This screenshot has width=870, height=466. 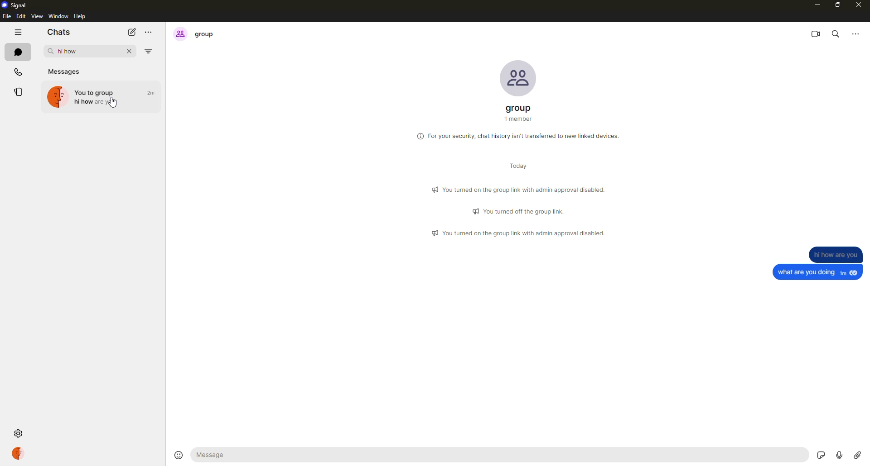 What do you see at coordinates (859, 5) in the screenshot?
I see `close` at bounding box center [859, 5].